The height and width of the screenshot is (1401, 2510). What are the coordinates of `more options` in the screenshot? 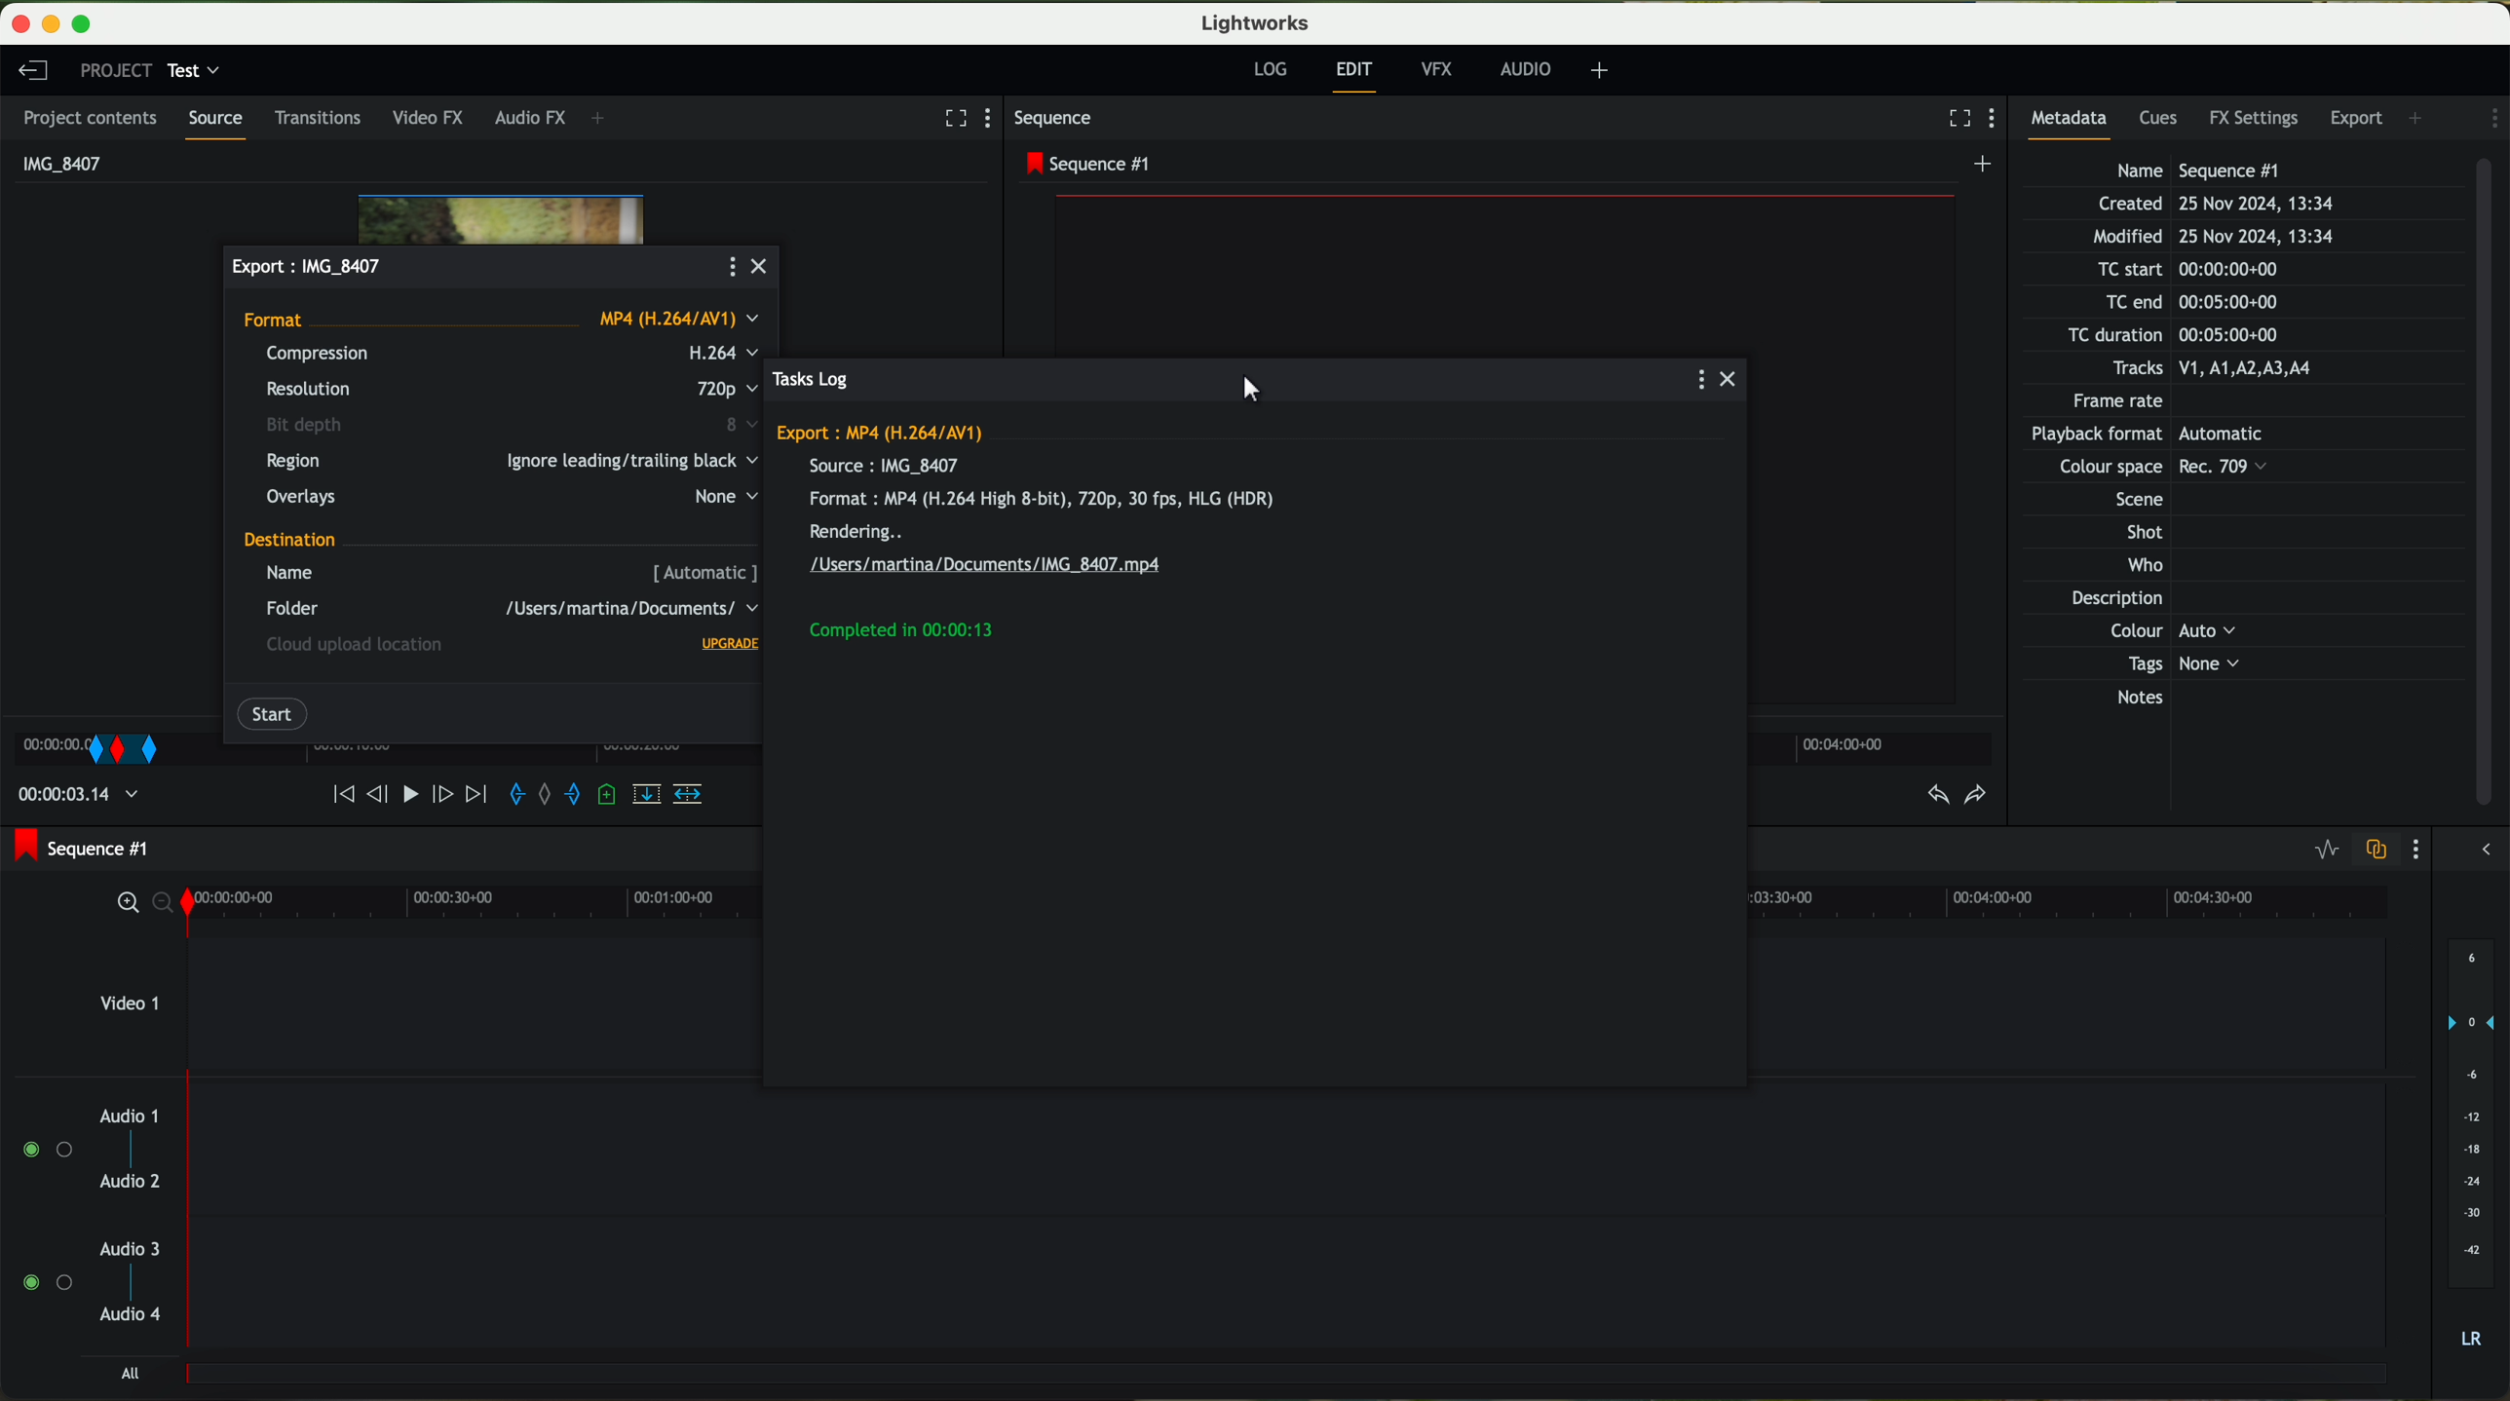 It's located at (1694, 380).